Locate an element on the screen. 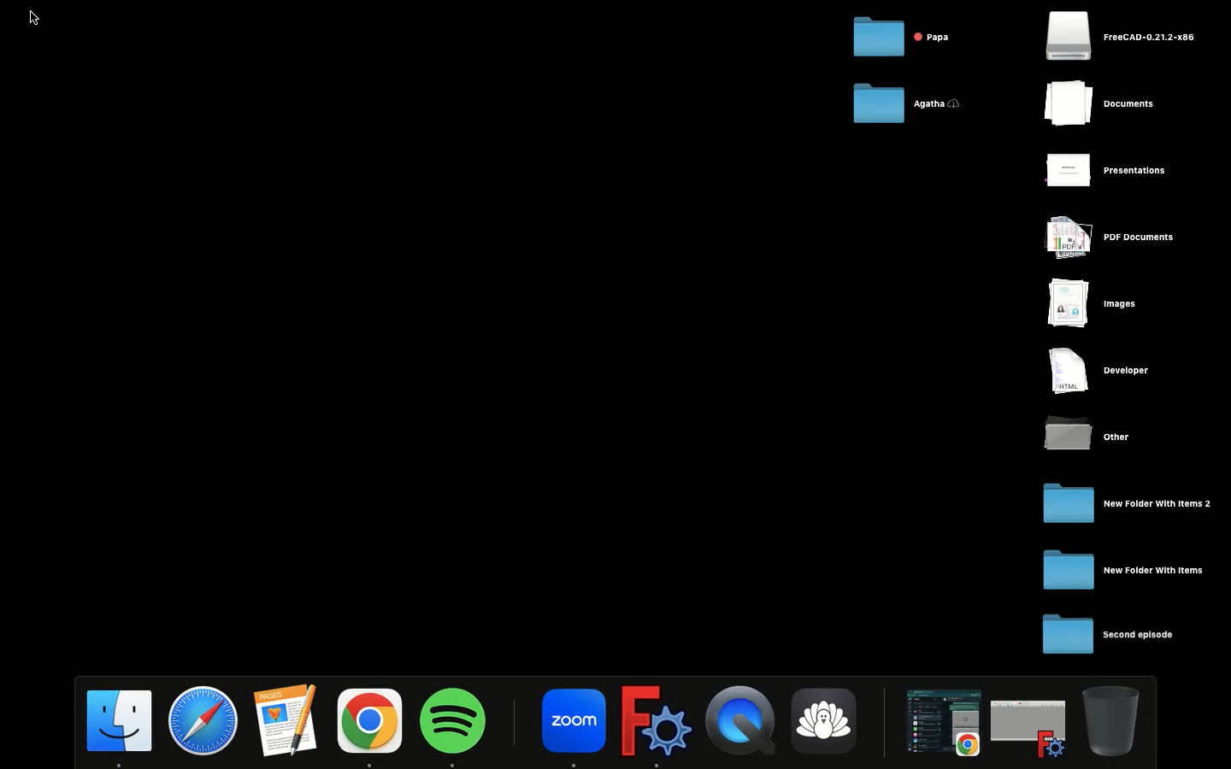 The height and width of the screenshot is (769, 1231). Chrome is located at coordinates (372, 724).